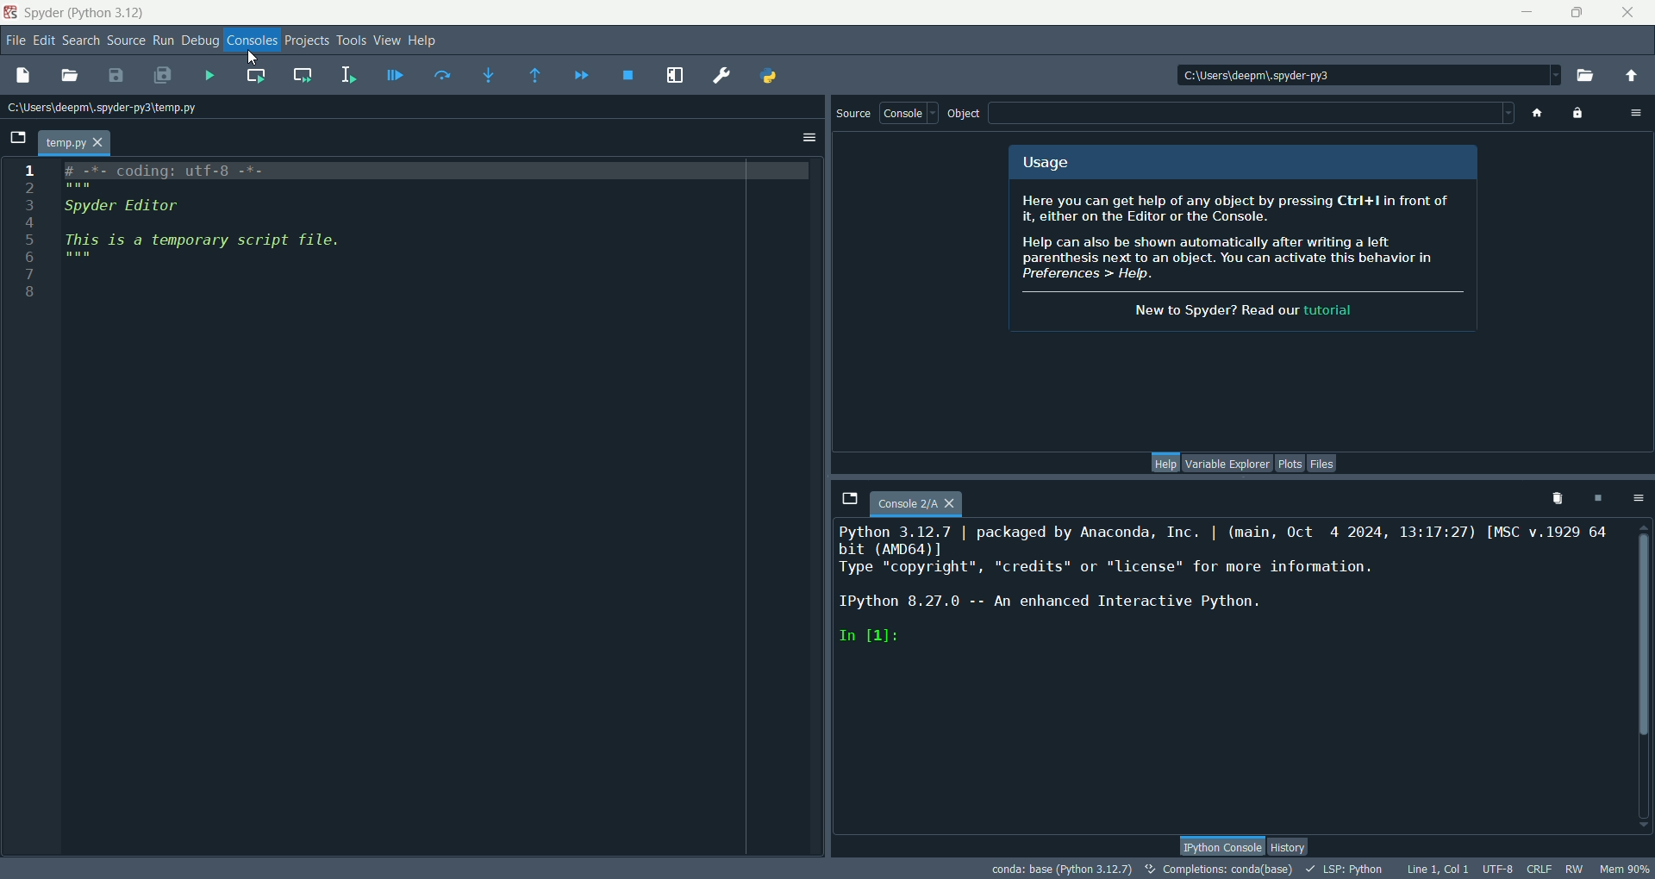 This screenshot has width=1655, height=879. Describe the element at coordinates (209, 75) in the screenshot. I see `run file` at that location.